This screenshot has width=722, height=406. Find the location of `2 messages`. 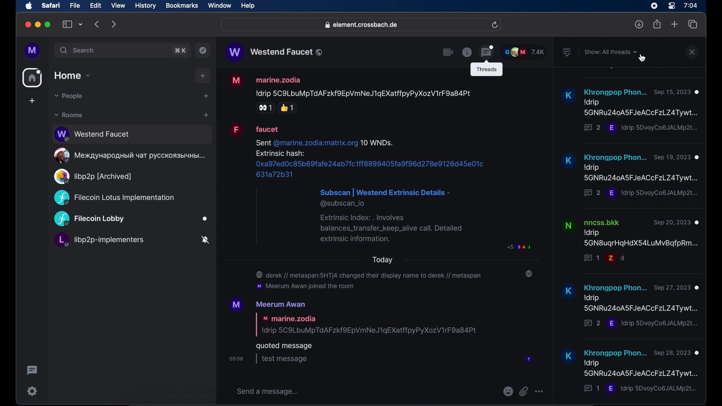

2 messages is located at coordinates (591, 129).